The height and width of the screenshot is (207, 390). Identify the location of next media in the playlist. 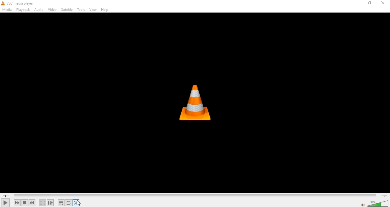
(33, 203).